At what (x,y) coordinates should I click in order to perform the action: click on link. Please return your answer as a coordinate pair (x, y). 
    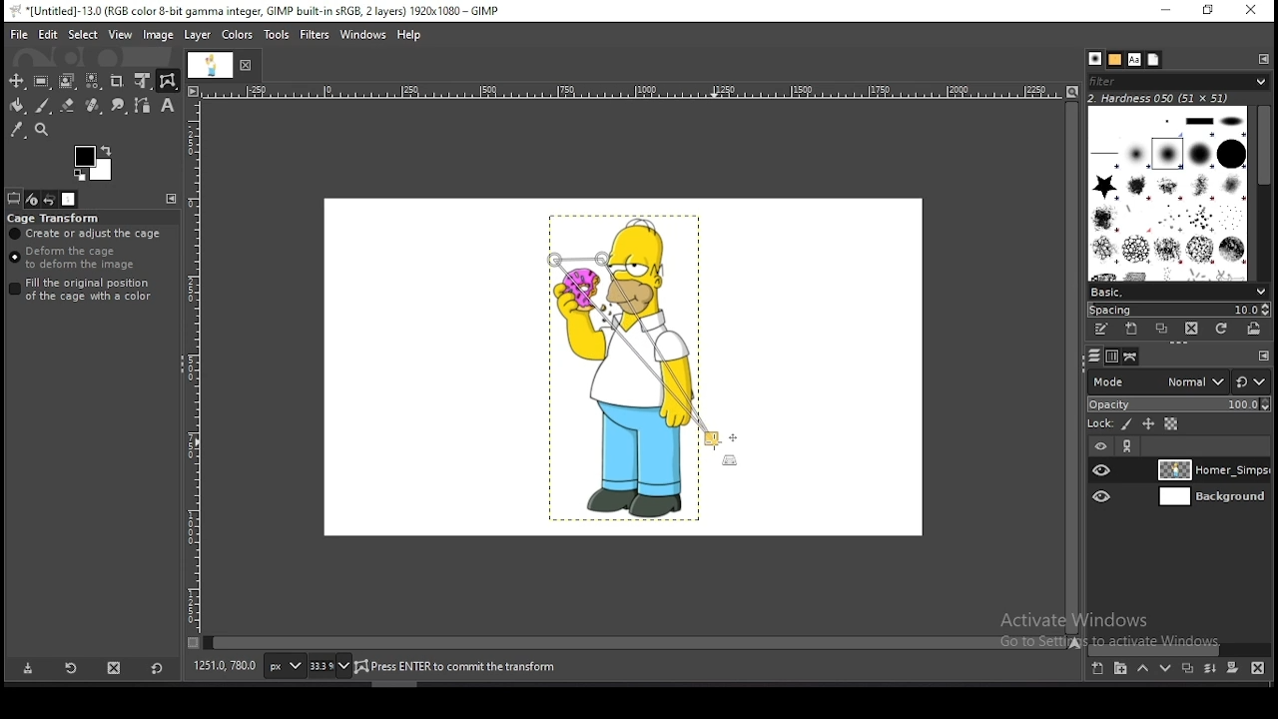
    Looking at the image, I should click on (1129, 447).